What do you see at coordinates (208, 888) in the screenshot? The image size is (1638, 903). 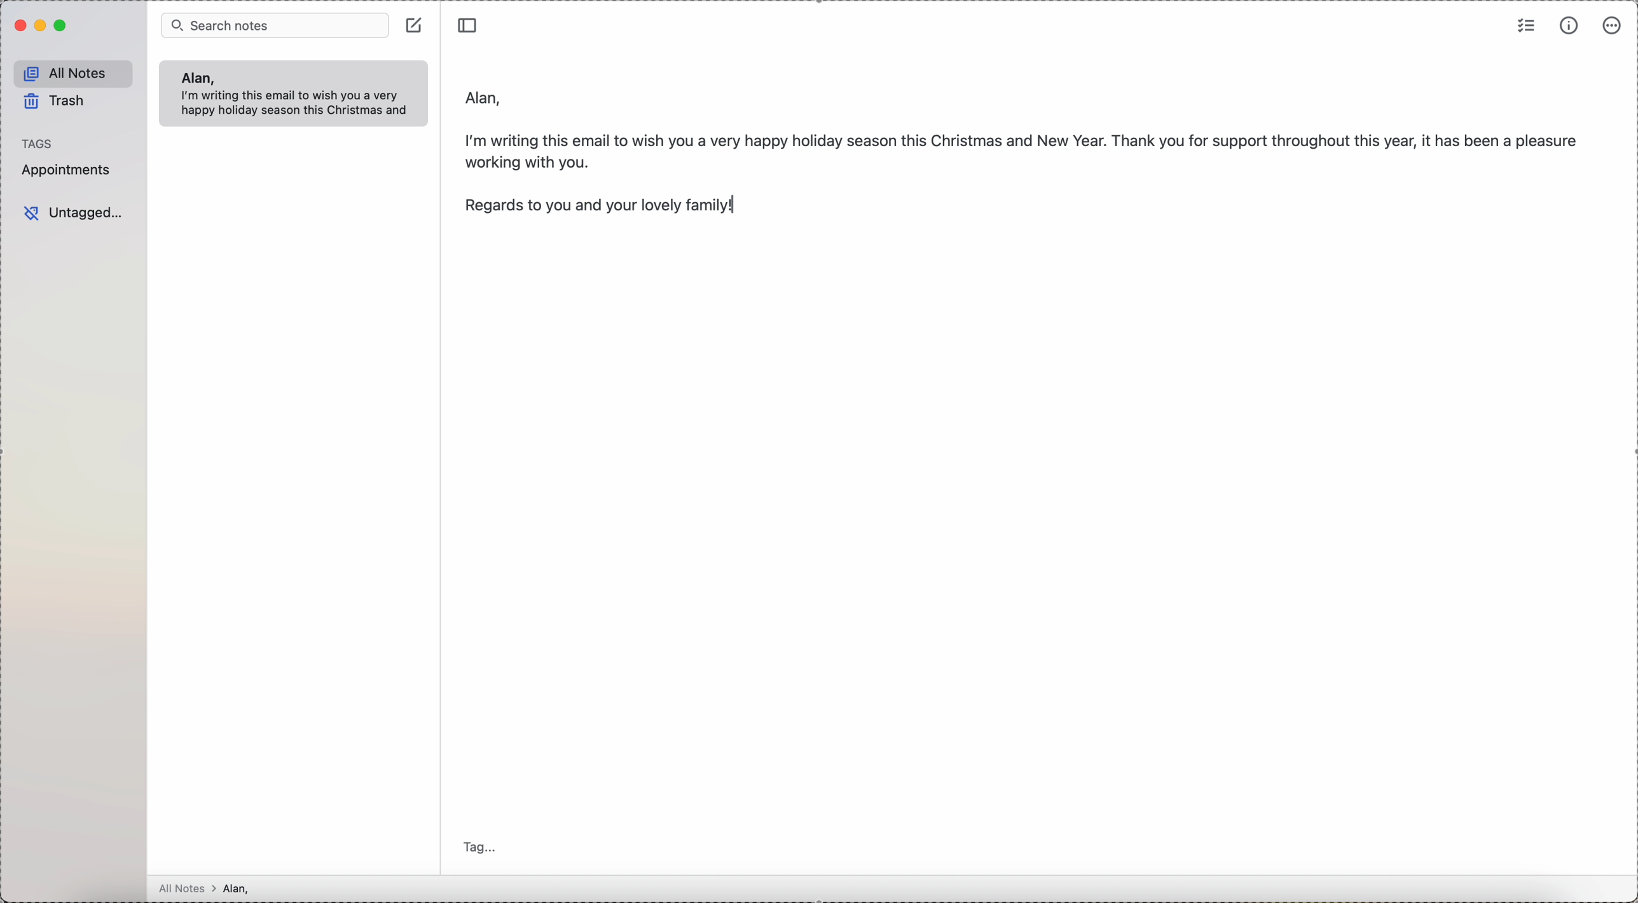 I see `all notes > Alan,` at bounding box center [208, 888].